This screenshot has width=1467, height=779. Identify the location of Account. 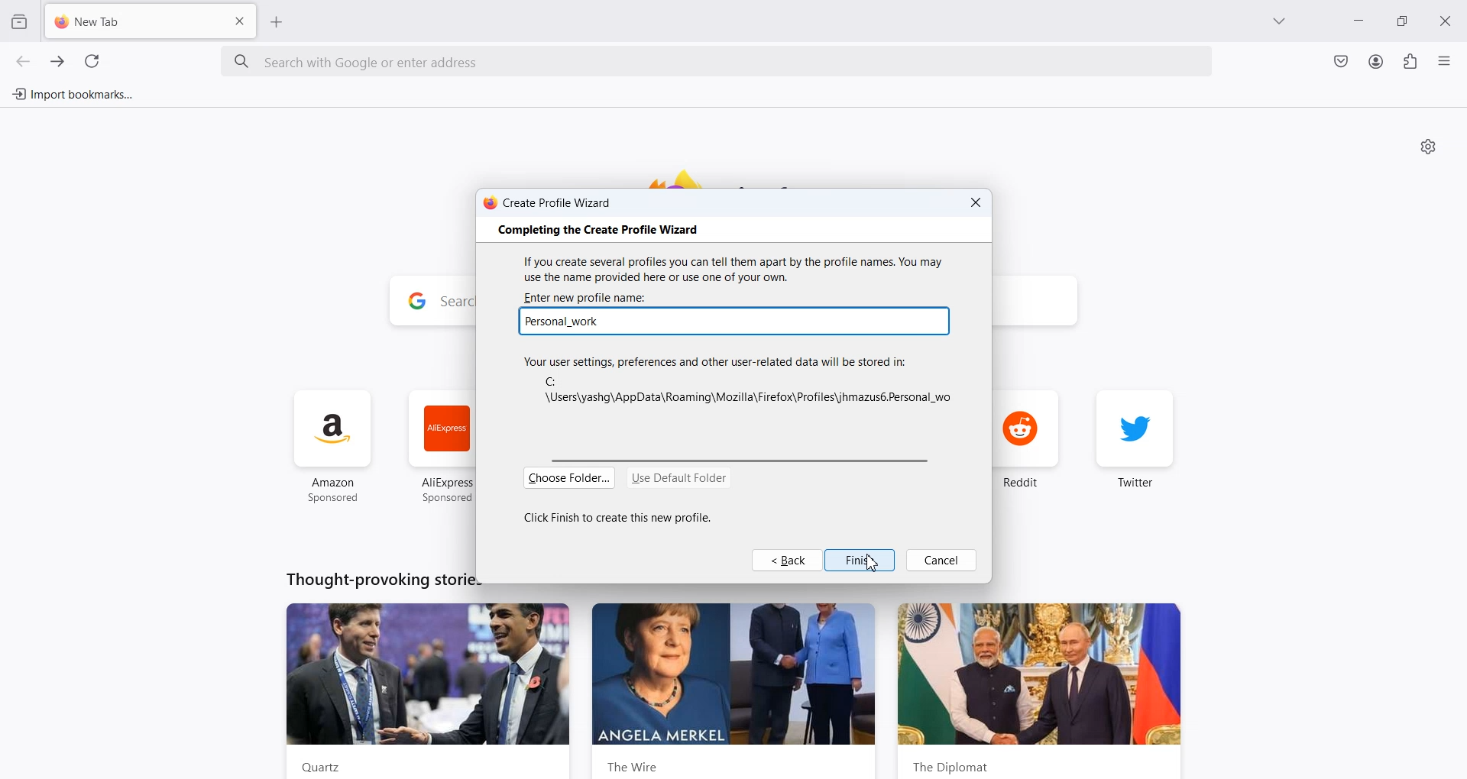
(1376, 61).